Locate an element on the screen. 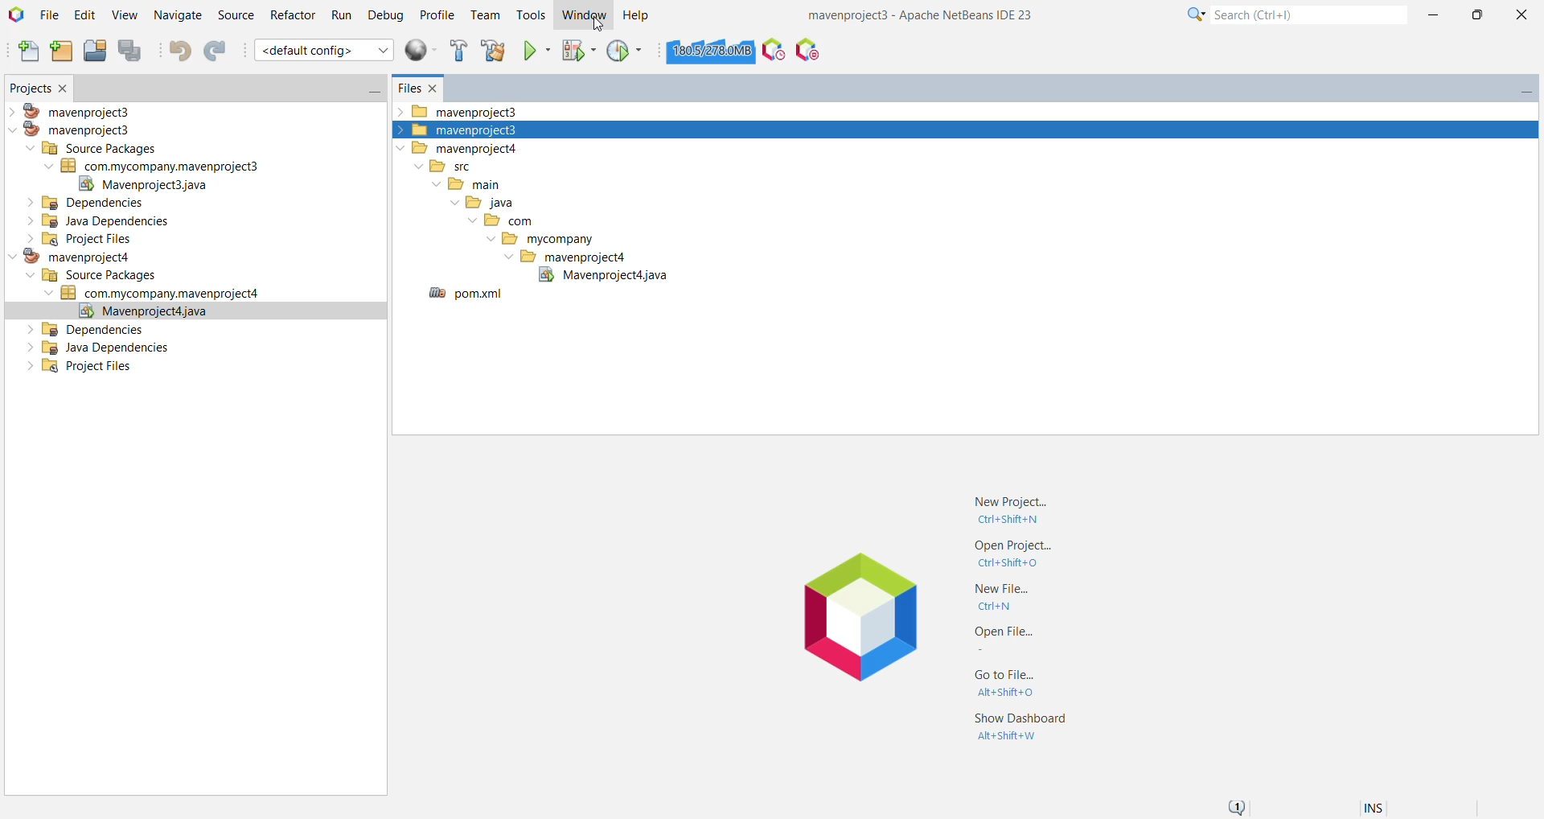 Image resolution: width=1544 pixels, height=819 pixels. Maximize is located at coordinates (1476, 15).